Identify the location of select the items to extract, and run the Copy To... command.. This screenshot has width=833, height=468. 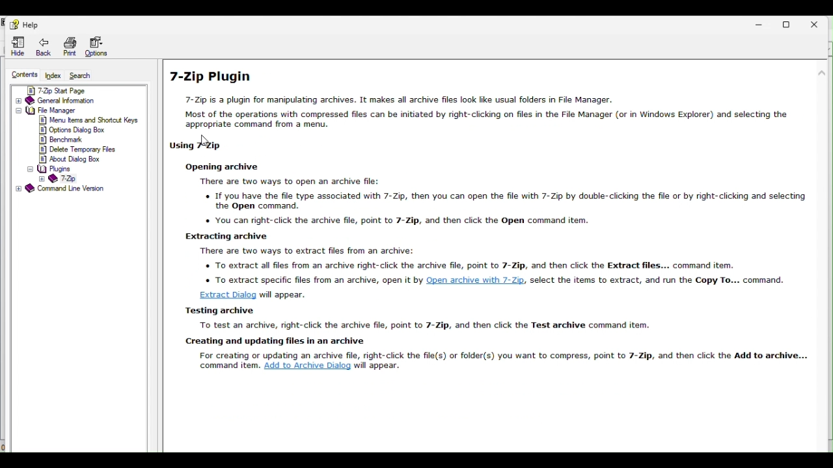
(658, 280).